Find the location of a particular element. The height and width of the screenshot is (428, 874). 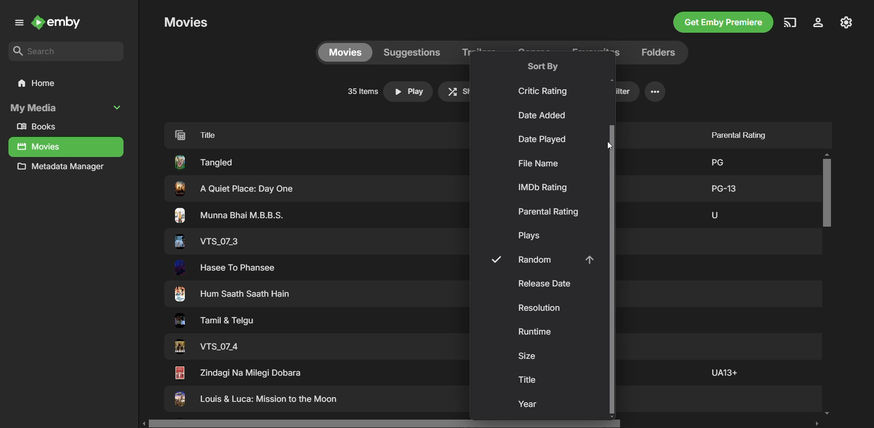

 is located at coordinates (255, 400).